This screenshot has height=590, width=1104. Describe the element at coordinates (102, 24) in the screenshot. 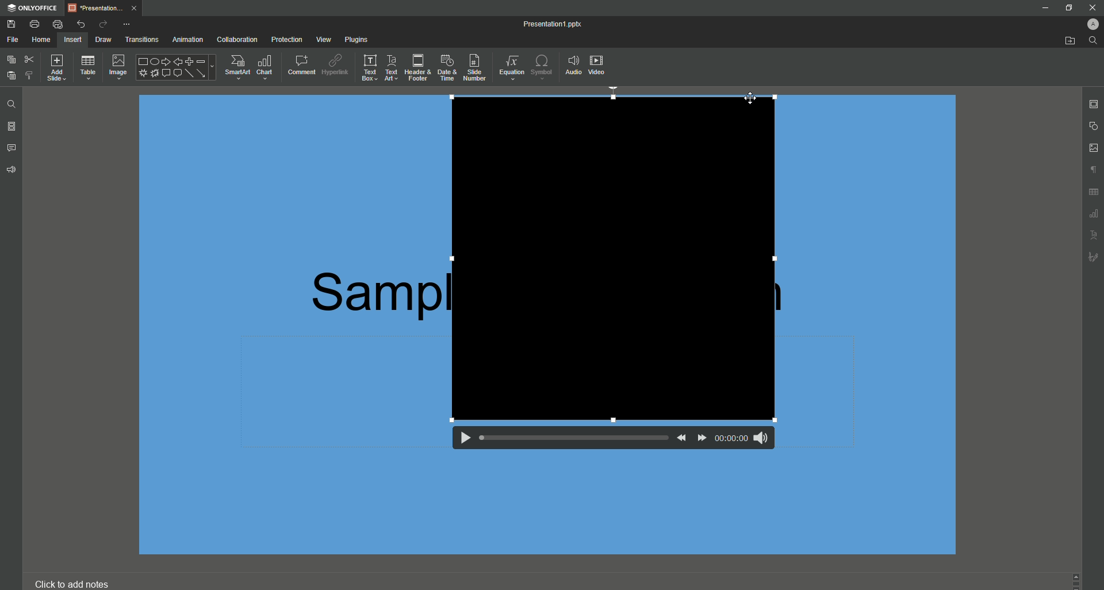

I see `Redo` at that location.